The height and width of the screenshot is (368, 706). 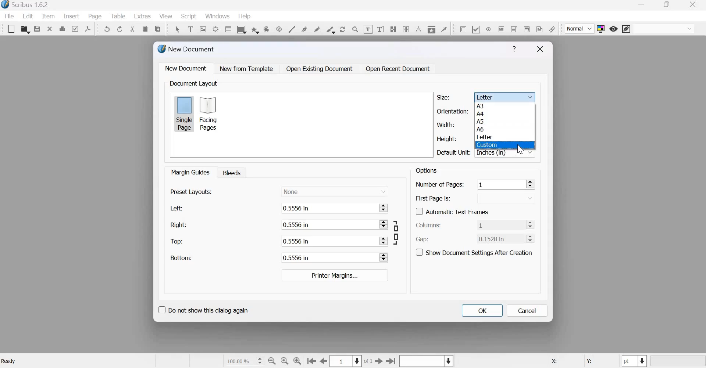 What do you see at coordinates (11, 16) in the screenshot?
I see `File` at bounding box center [11, 16].